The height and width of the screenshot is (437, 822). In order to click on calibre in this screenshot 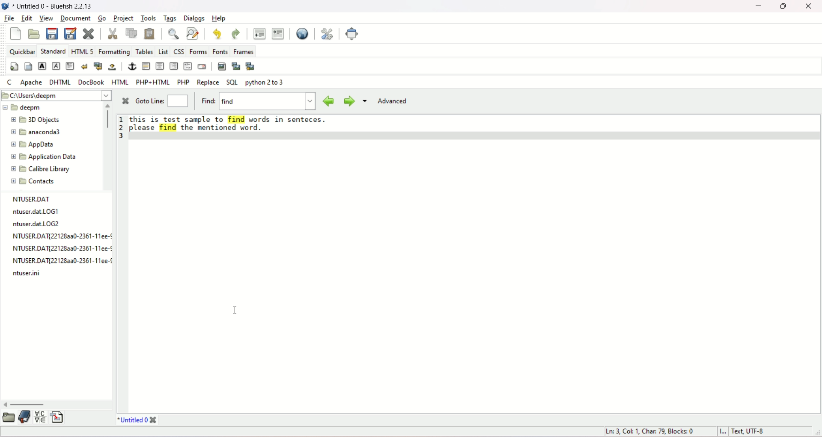, I will do `click(38, 169)`.